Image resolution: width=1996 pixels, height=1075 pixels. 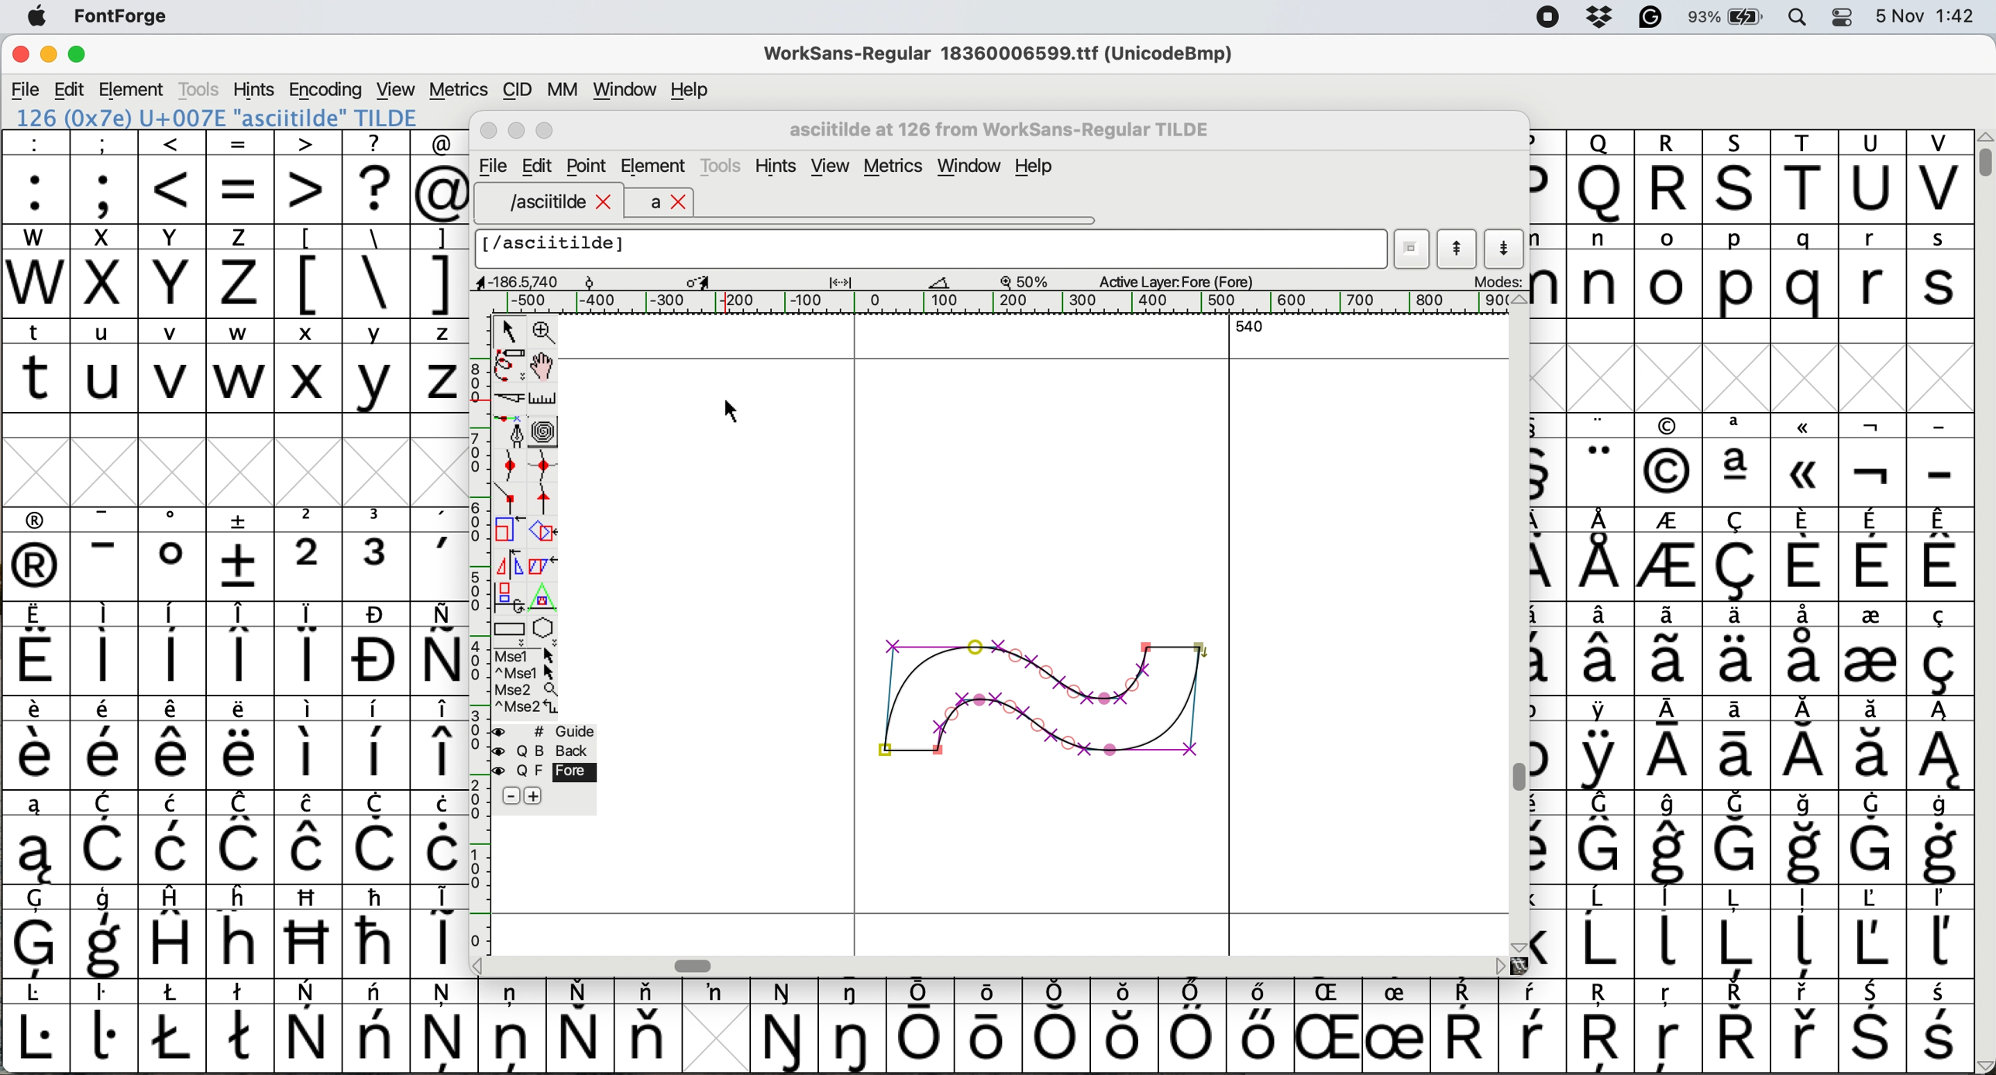 I want to click on , so click(x=1806, y=459).